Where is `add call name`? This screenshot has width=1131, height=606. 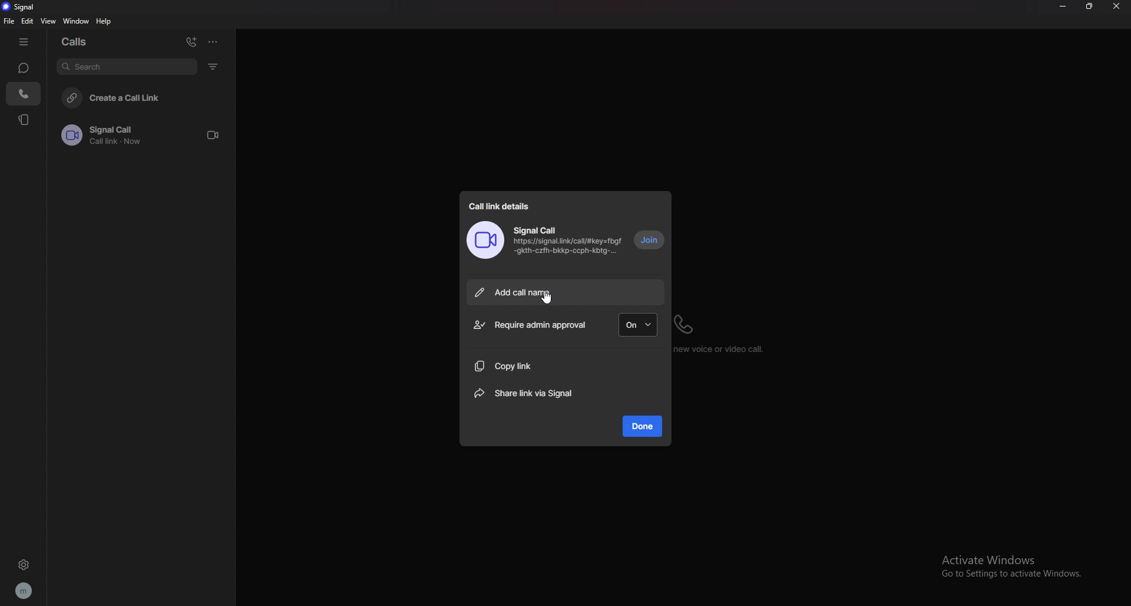
add call name is located at coordinates (565, 292).